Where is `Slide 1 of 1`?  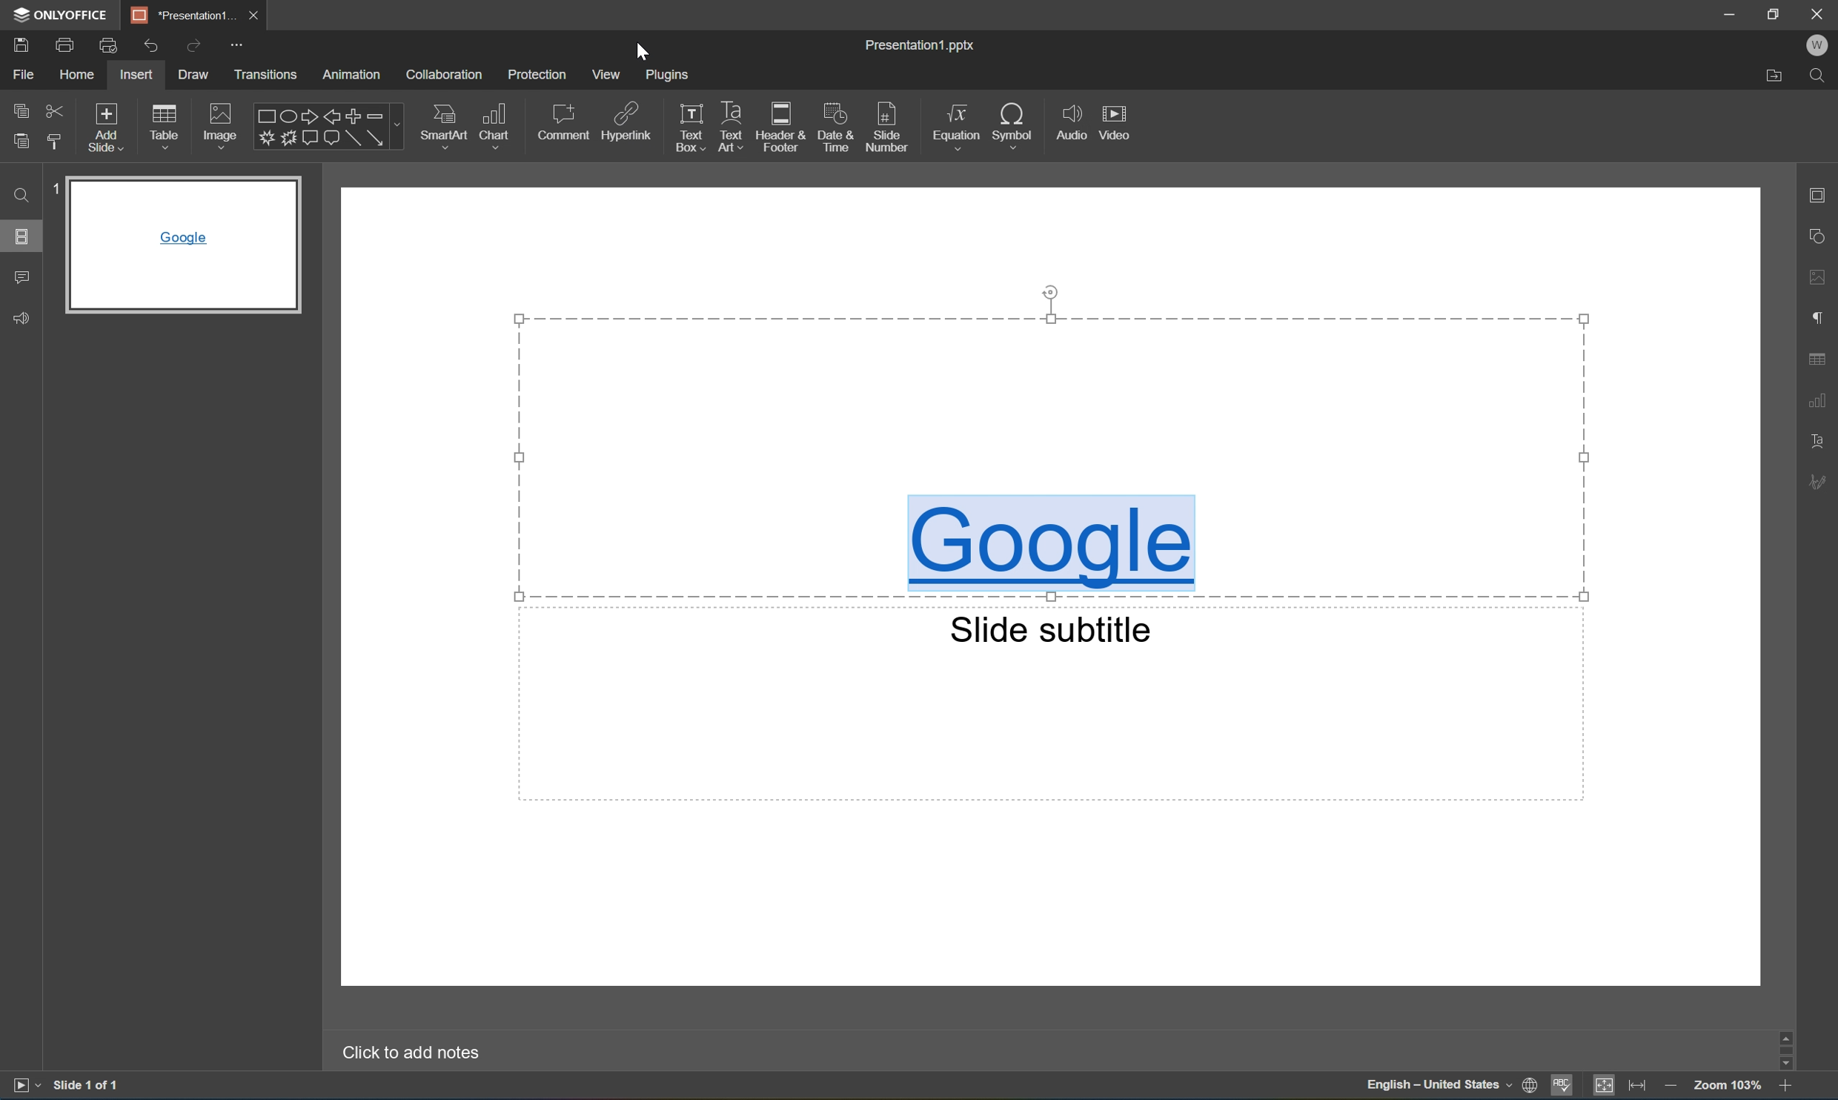 Slide 1 of 1 is located at coordinates (90, 1085).